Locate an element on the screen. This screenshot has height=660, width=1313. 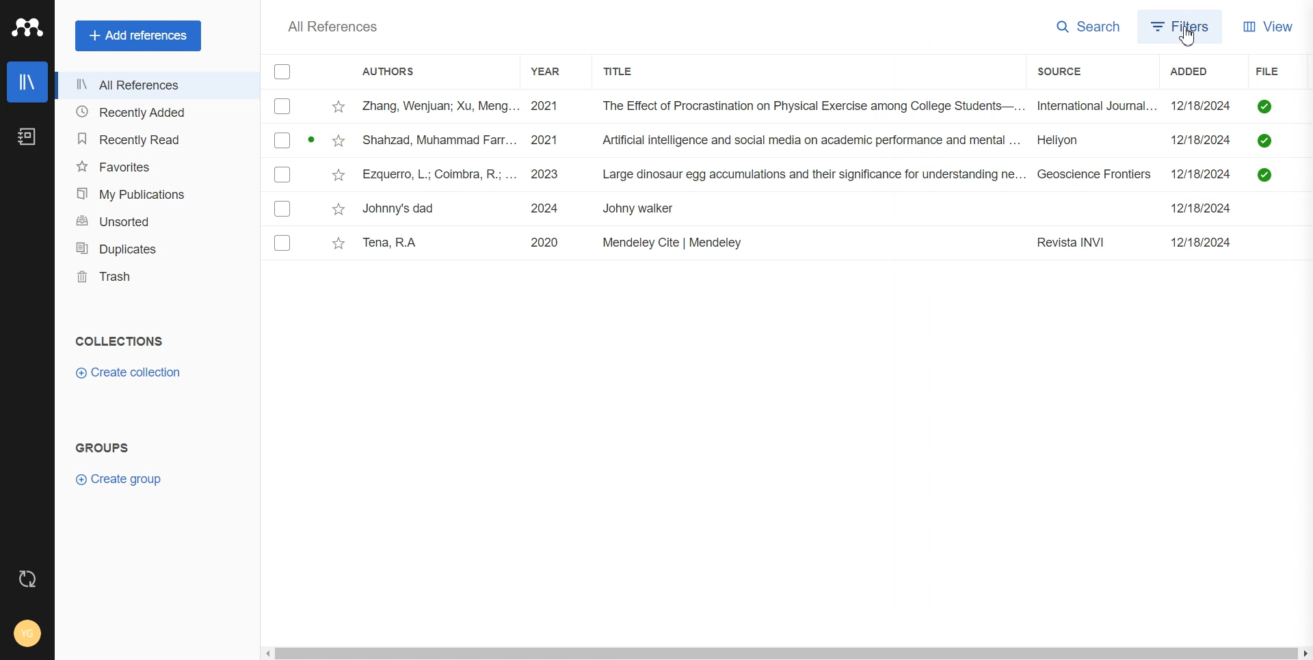
All References is located at coordinates (334, 27).